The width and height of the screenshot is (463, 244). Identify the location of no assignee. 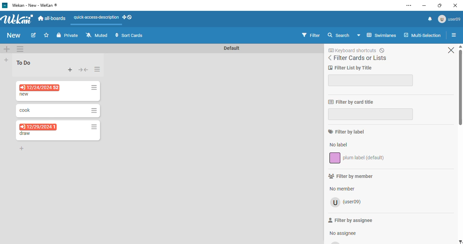
(342, 232).